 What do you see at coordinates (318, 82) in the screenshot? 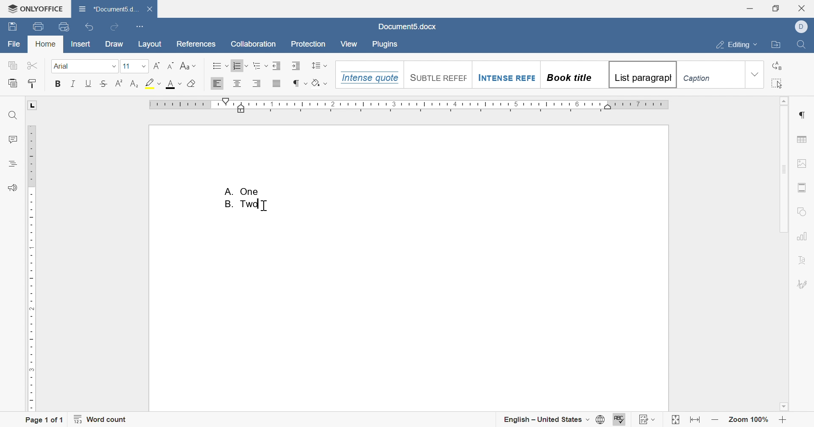
I see `shading` at bounding box center [318, 82].